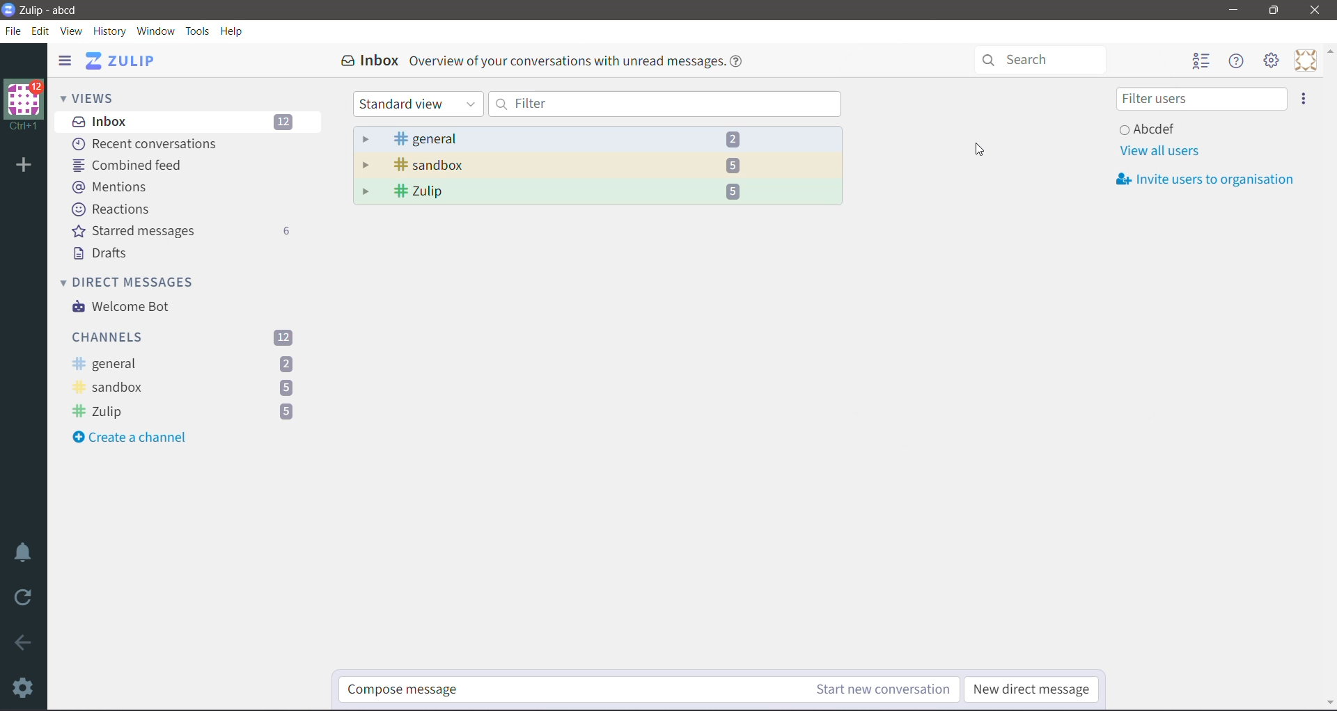  What do you see at coordinates (1304, 61) in the screenshot?
I see `Personal Menu` at bounding box center [1304, 61].